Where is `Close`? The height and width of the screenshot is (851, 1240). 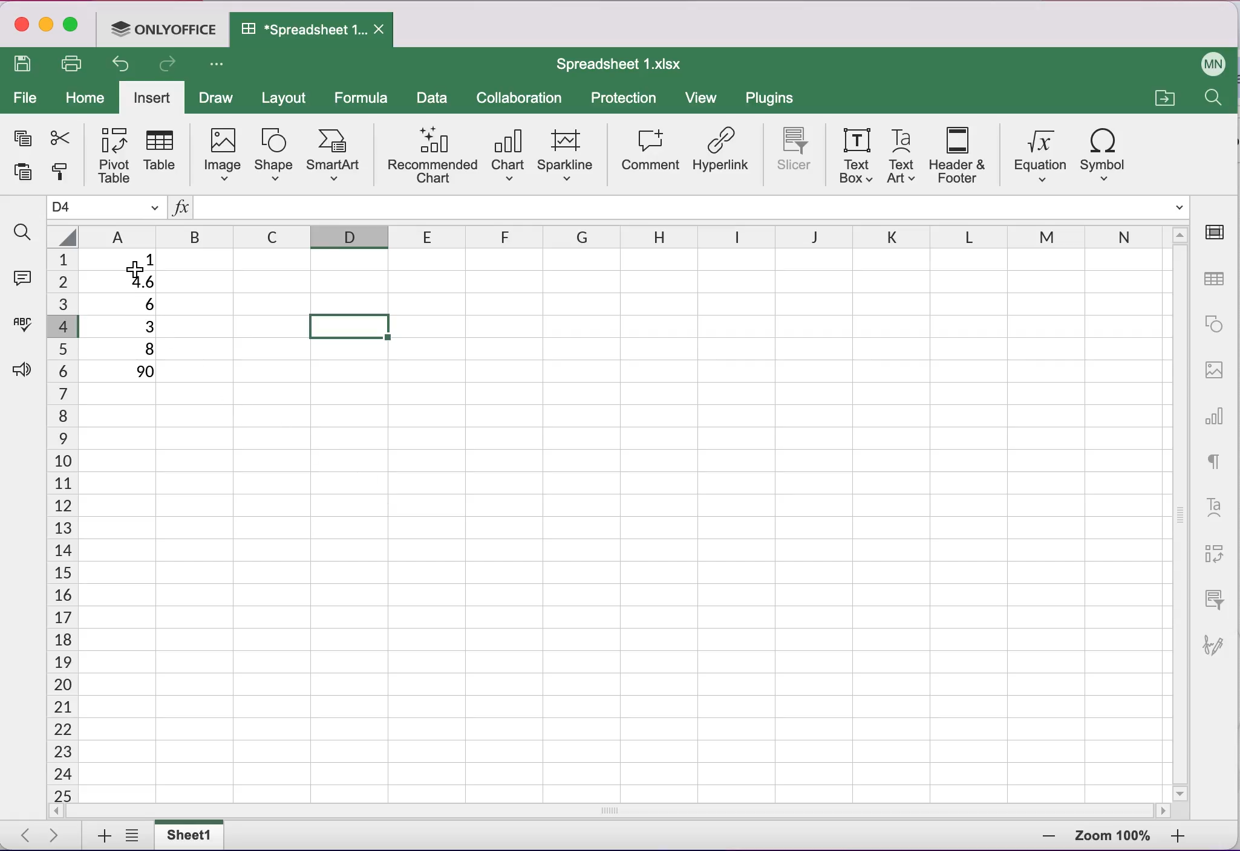
Close is located at coordinates (383, 29).